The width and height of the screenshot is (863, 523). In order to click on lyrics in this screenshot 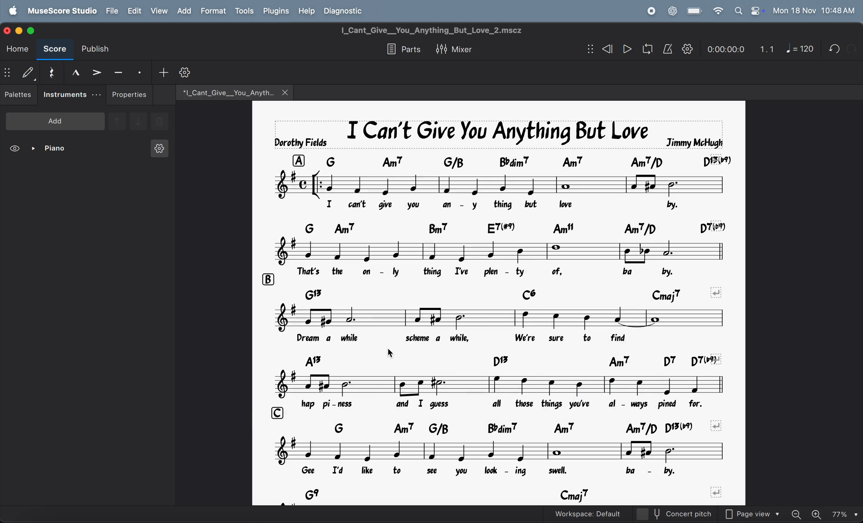, I will do `click(501, 203)`.